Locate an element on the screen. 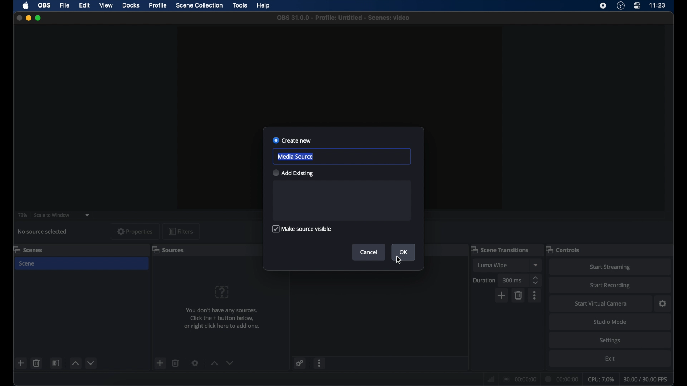 The width and height of the screenshot is (687, 386). controls is located at coordinates (563, 249).